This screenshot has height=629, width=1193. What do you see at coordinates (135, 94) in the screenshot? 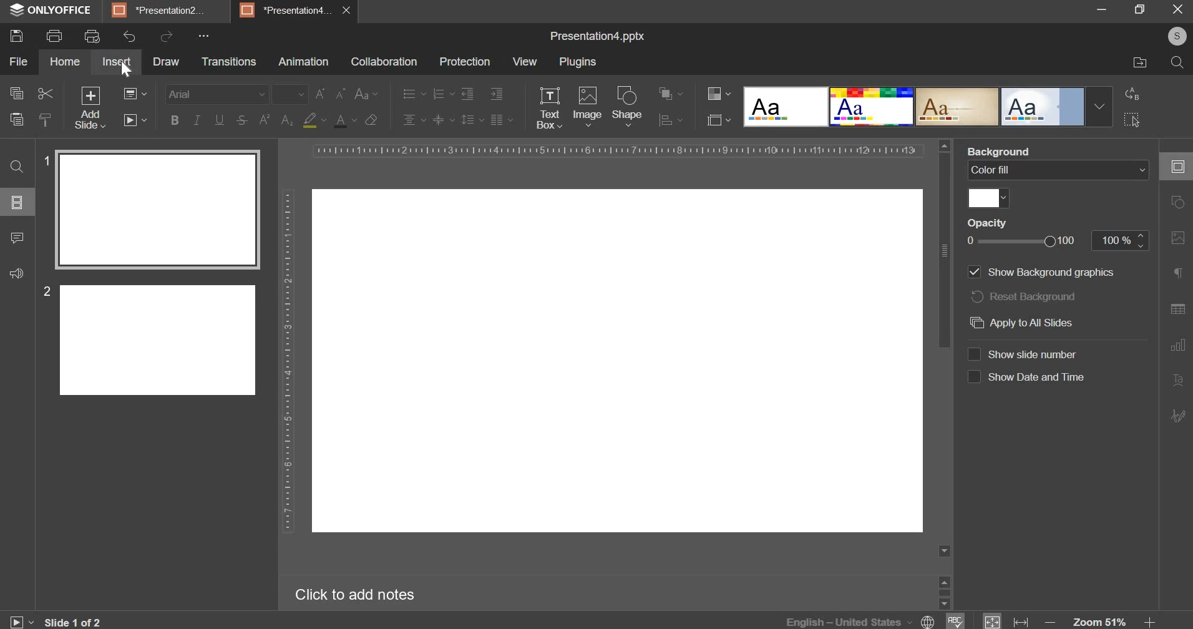
I see `change slide layout` at bounding box center [135, 94].